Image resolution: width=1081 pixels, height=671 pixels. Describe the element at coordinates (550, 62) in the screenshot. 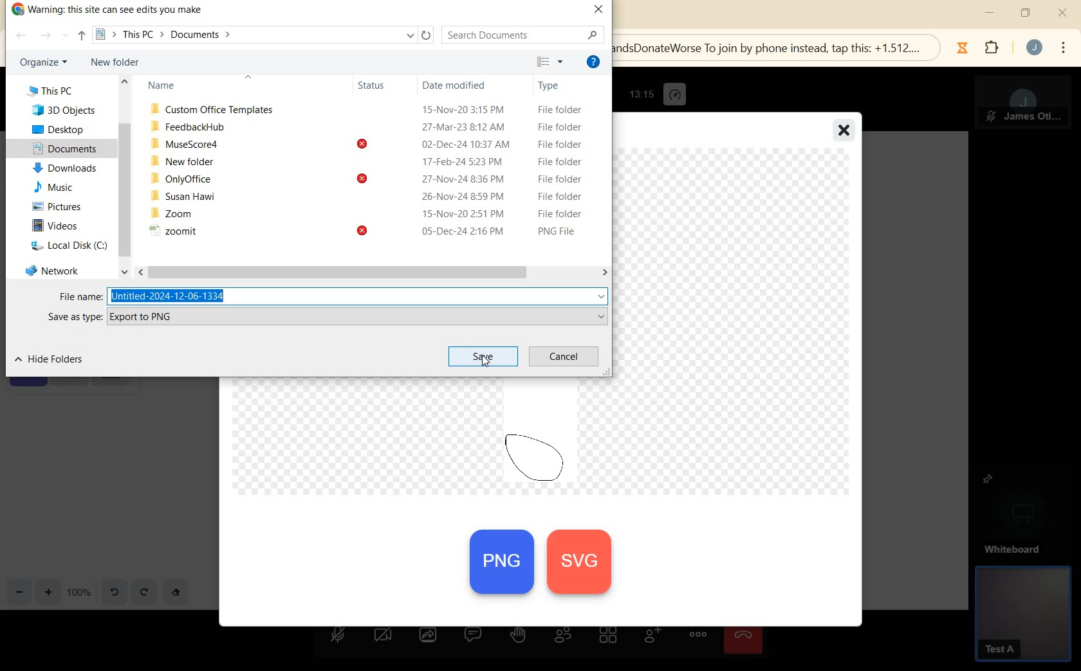

I see `TOGGLE VIEW` at that location.